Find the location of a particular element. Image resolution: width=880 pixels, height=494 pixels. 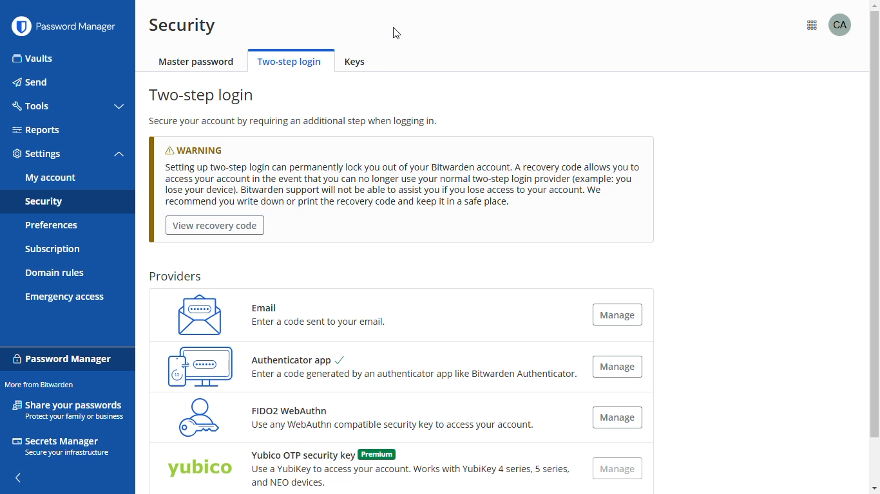

cursor is located at coordinates (397, 33).